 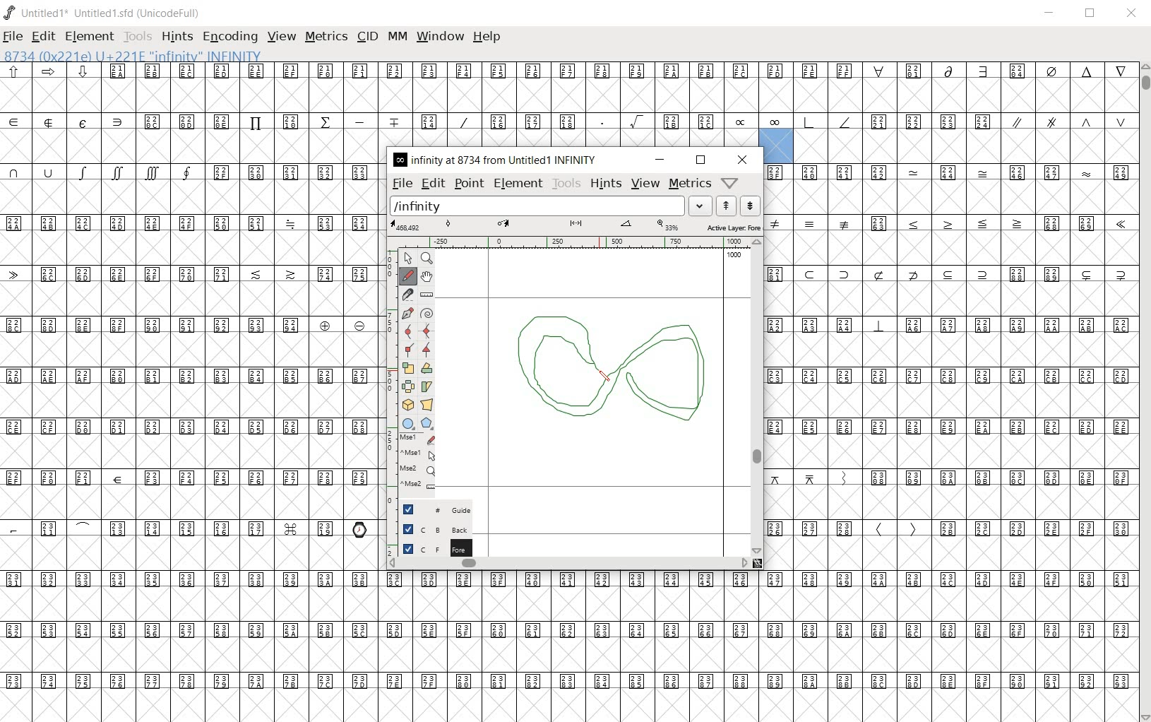 I want to click on edited glyph, so click(x=574, y=705).